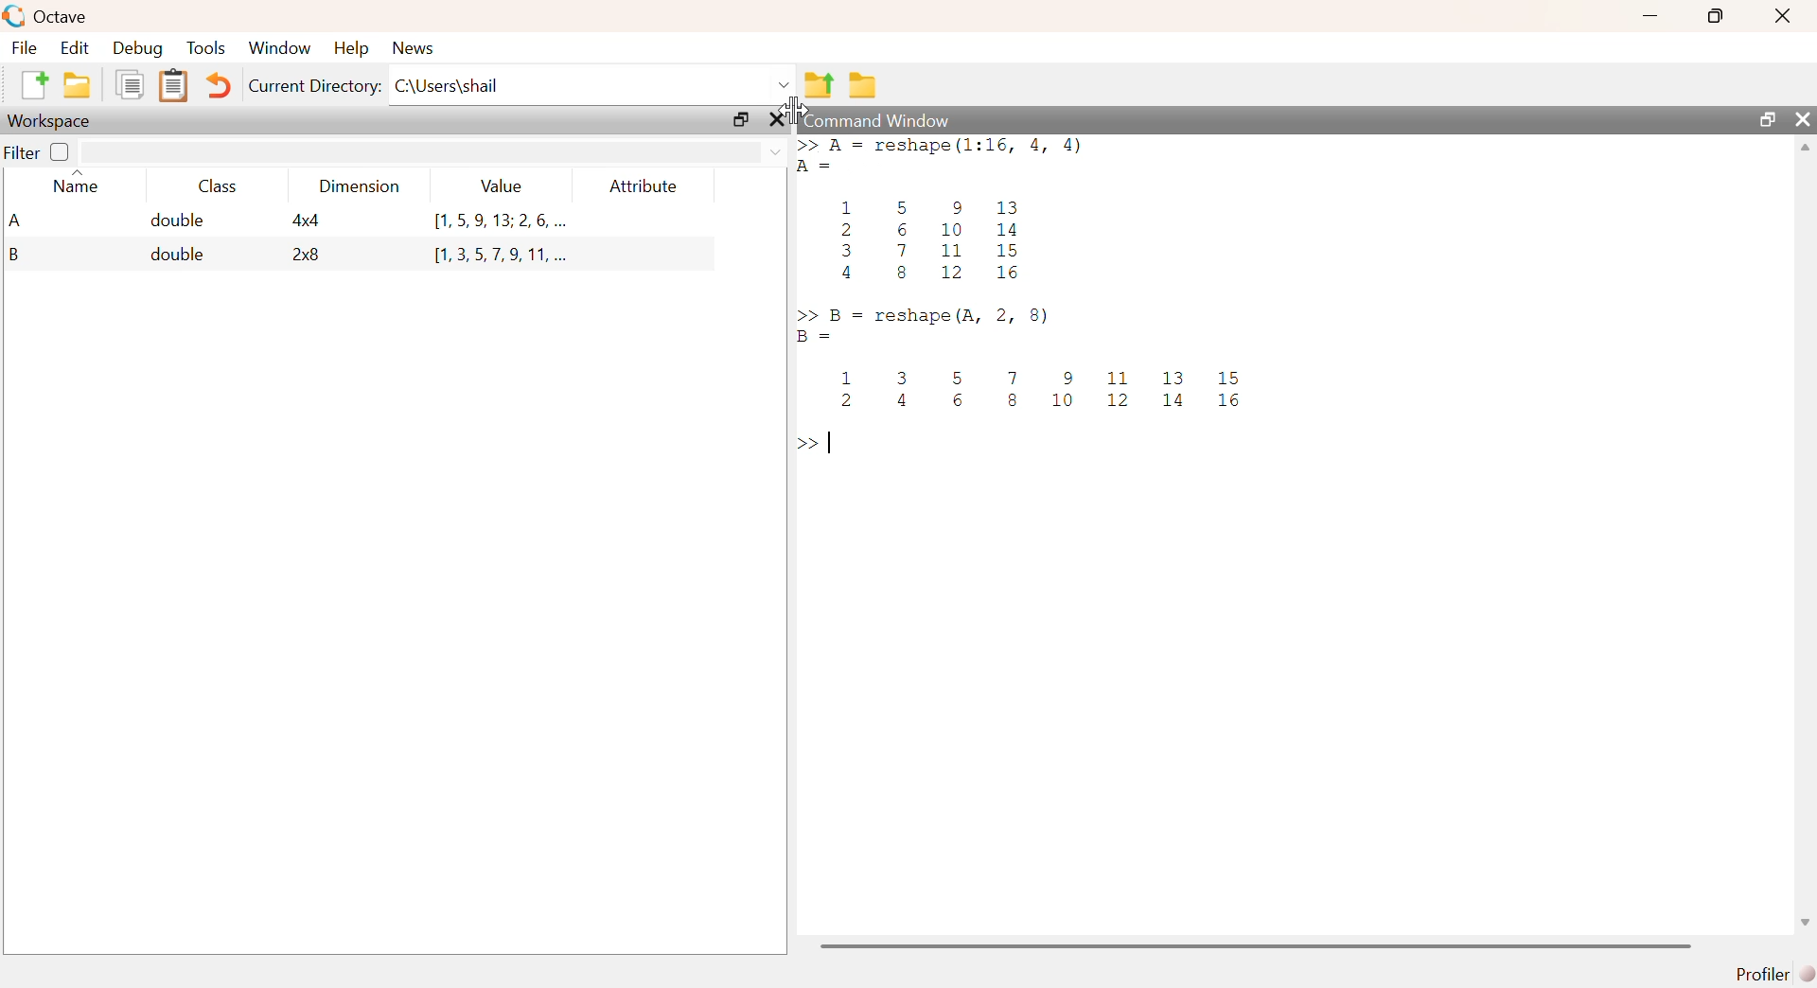 The image size is (1817, 988). What do you see at coordinates (1038, 299) in the screenshot?
I see `commands` at bounding box center [1038, 299].